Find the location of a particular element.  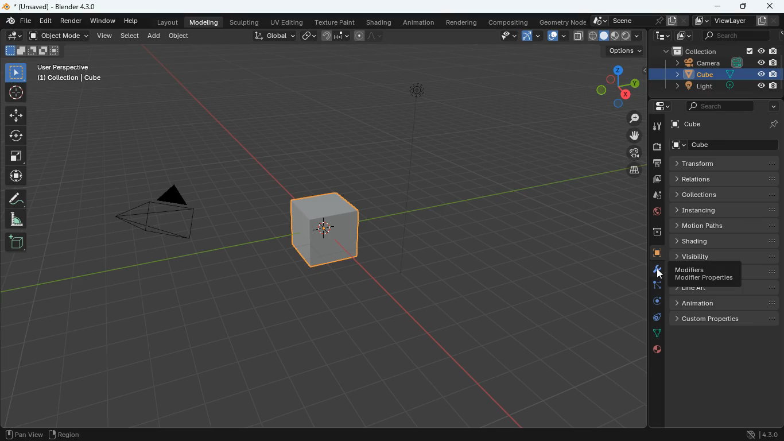

motion paths is located at coordinates (725, 226).